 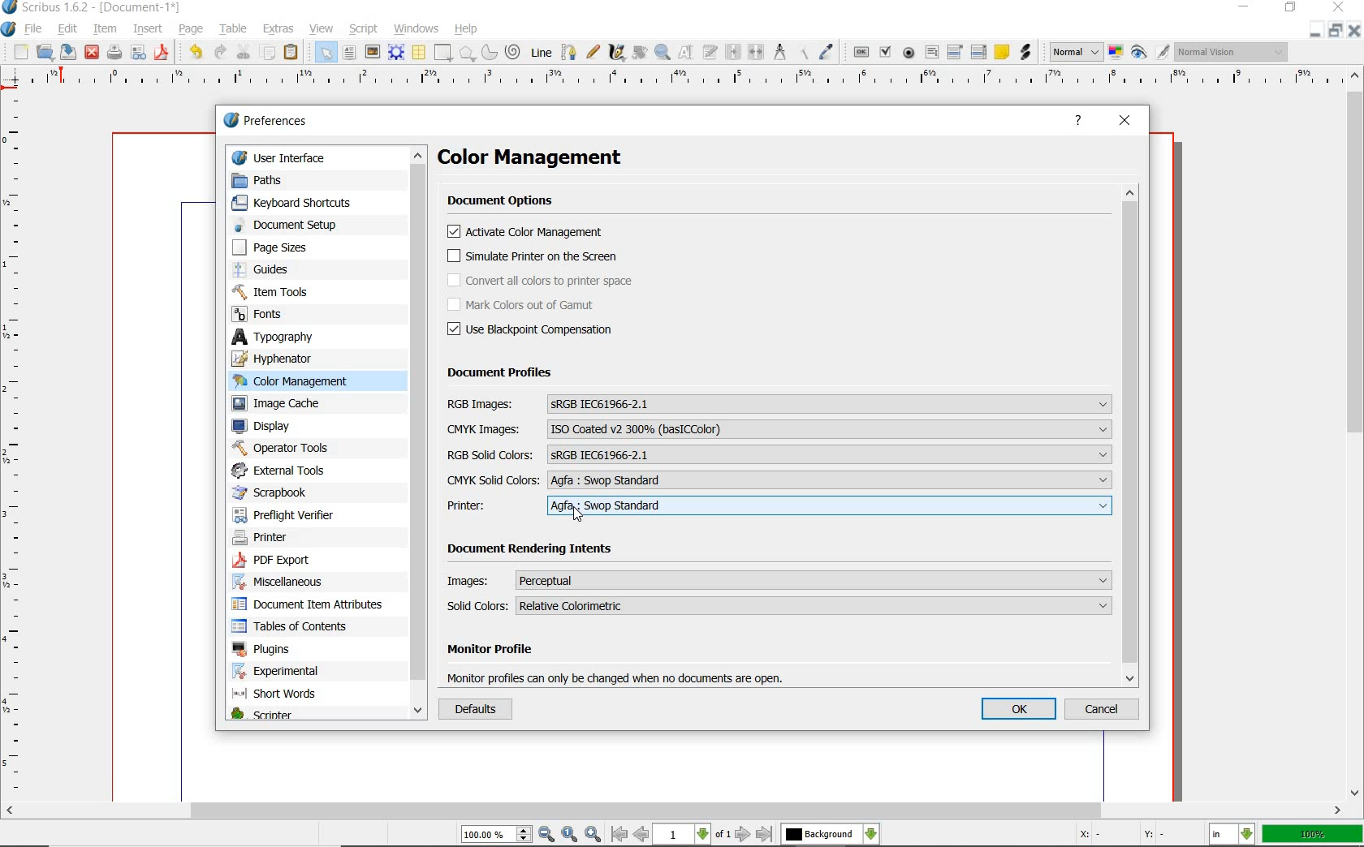 What do you see at coordinates (304, 338) in the screenshot?
I see `typography` at bounding box center [304, 338].